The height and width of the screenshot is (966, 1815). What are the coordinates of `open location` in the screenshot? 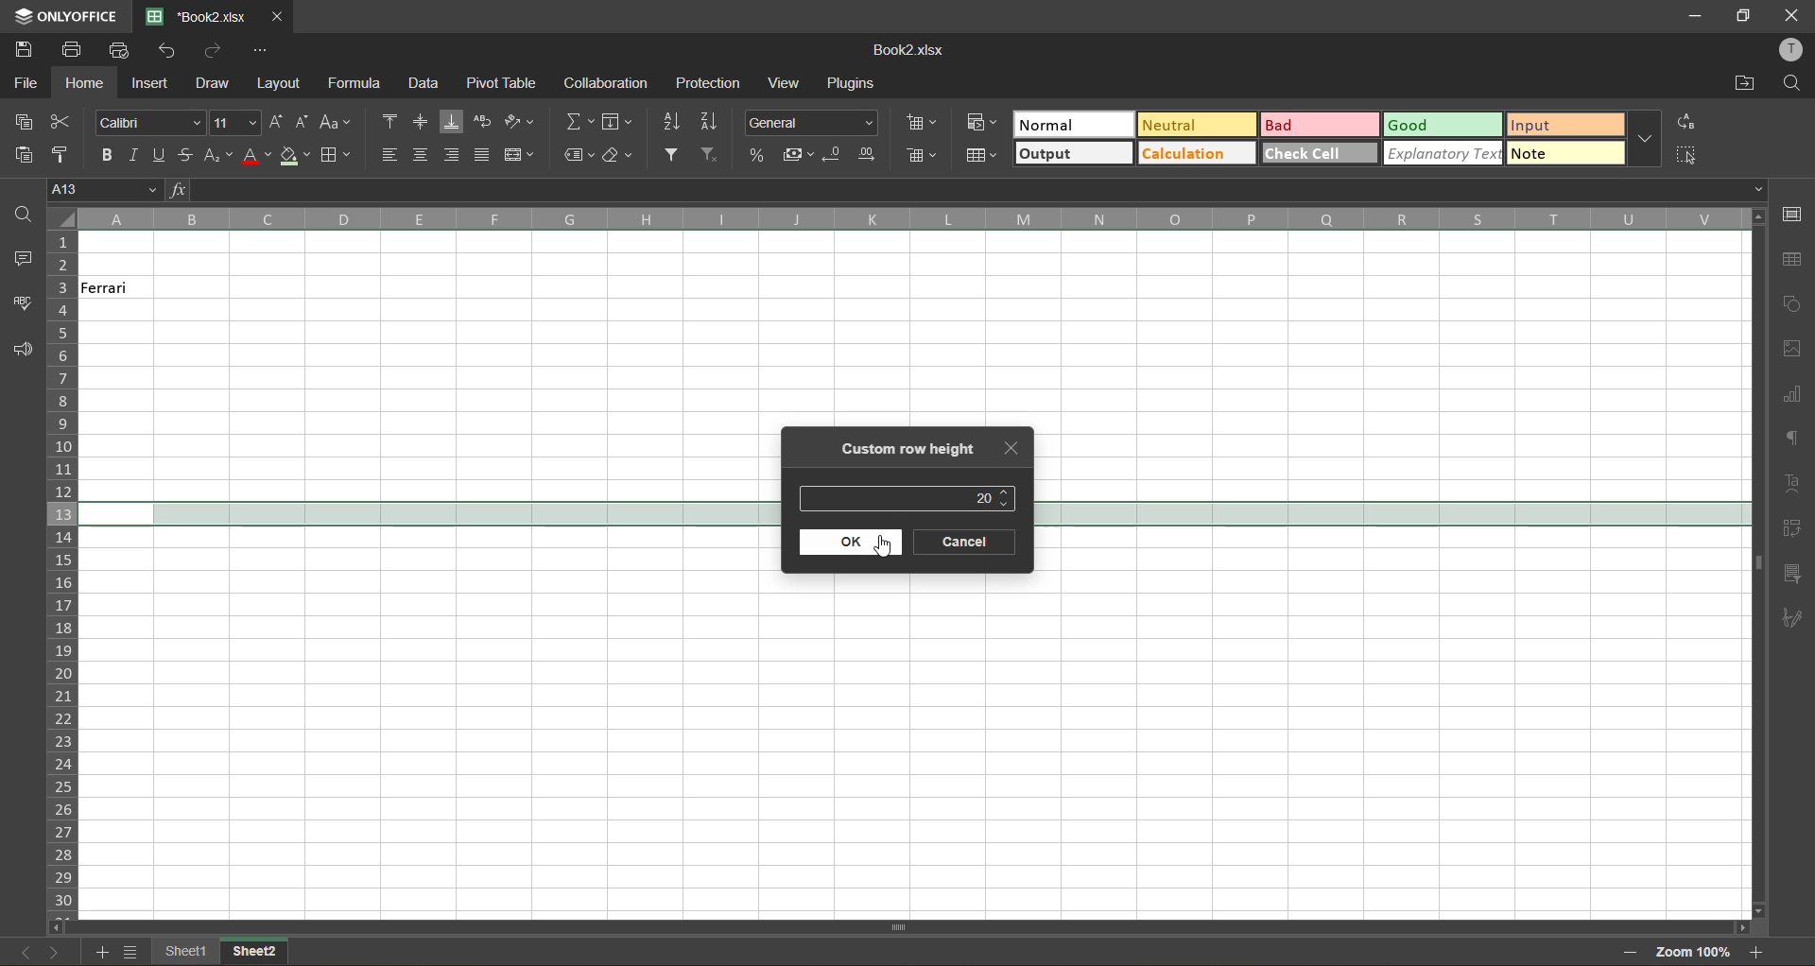 It's located at (1744, 86).